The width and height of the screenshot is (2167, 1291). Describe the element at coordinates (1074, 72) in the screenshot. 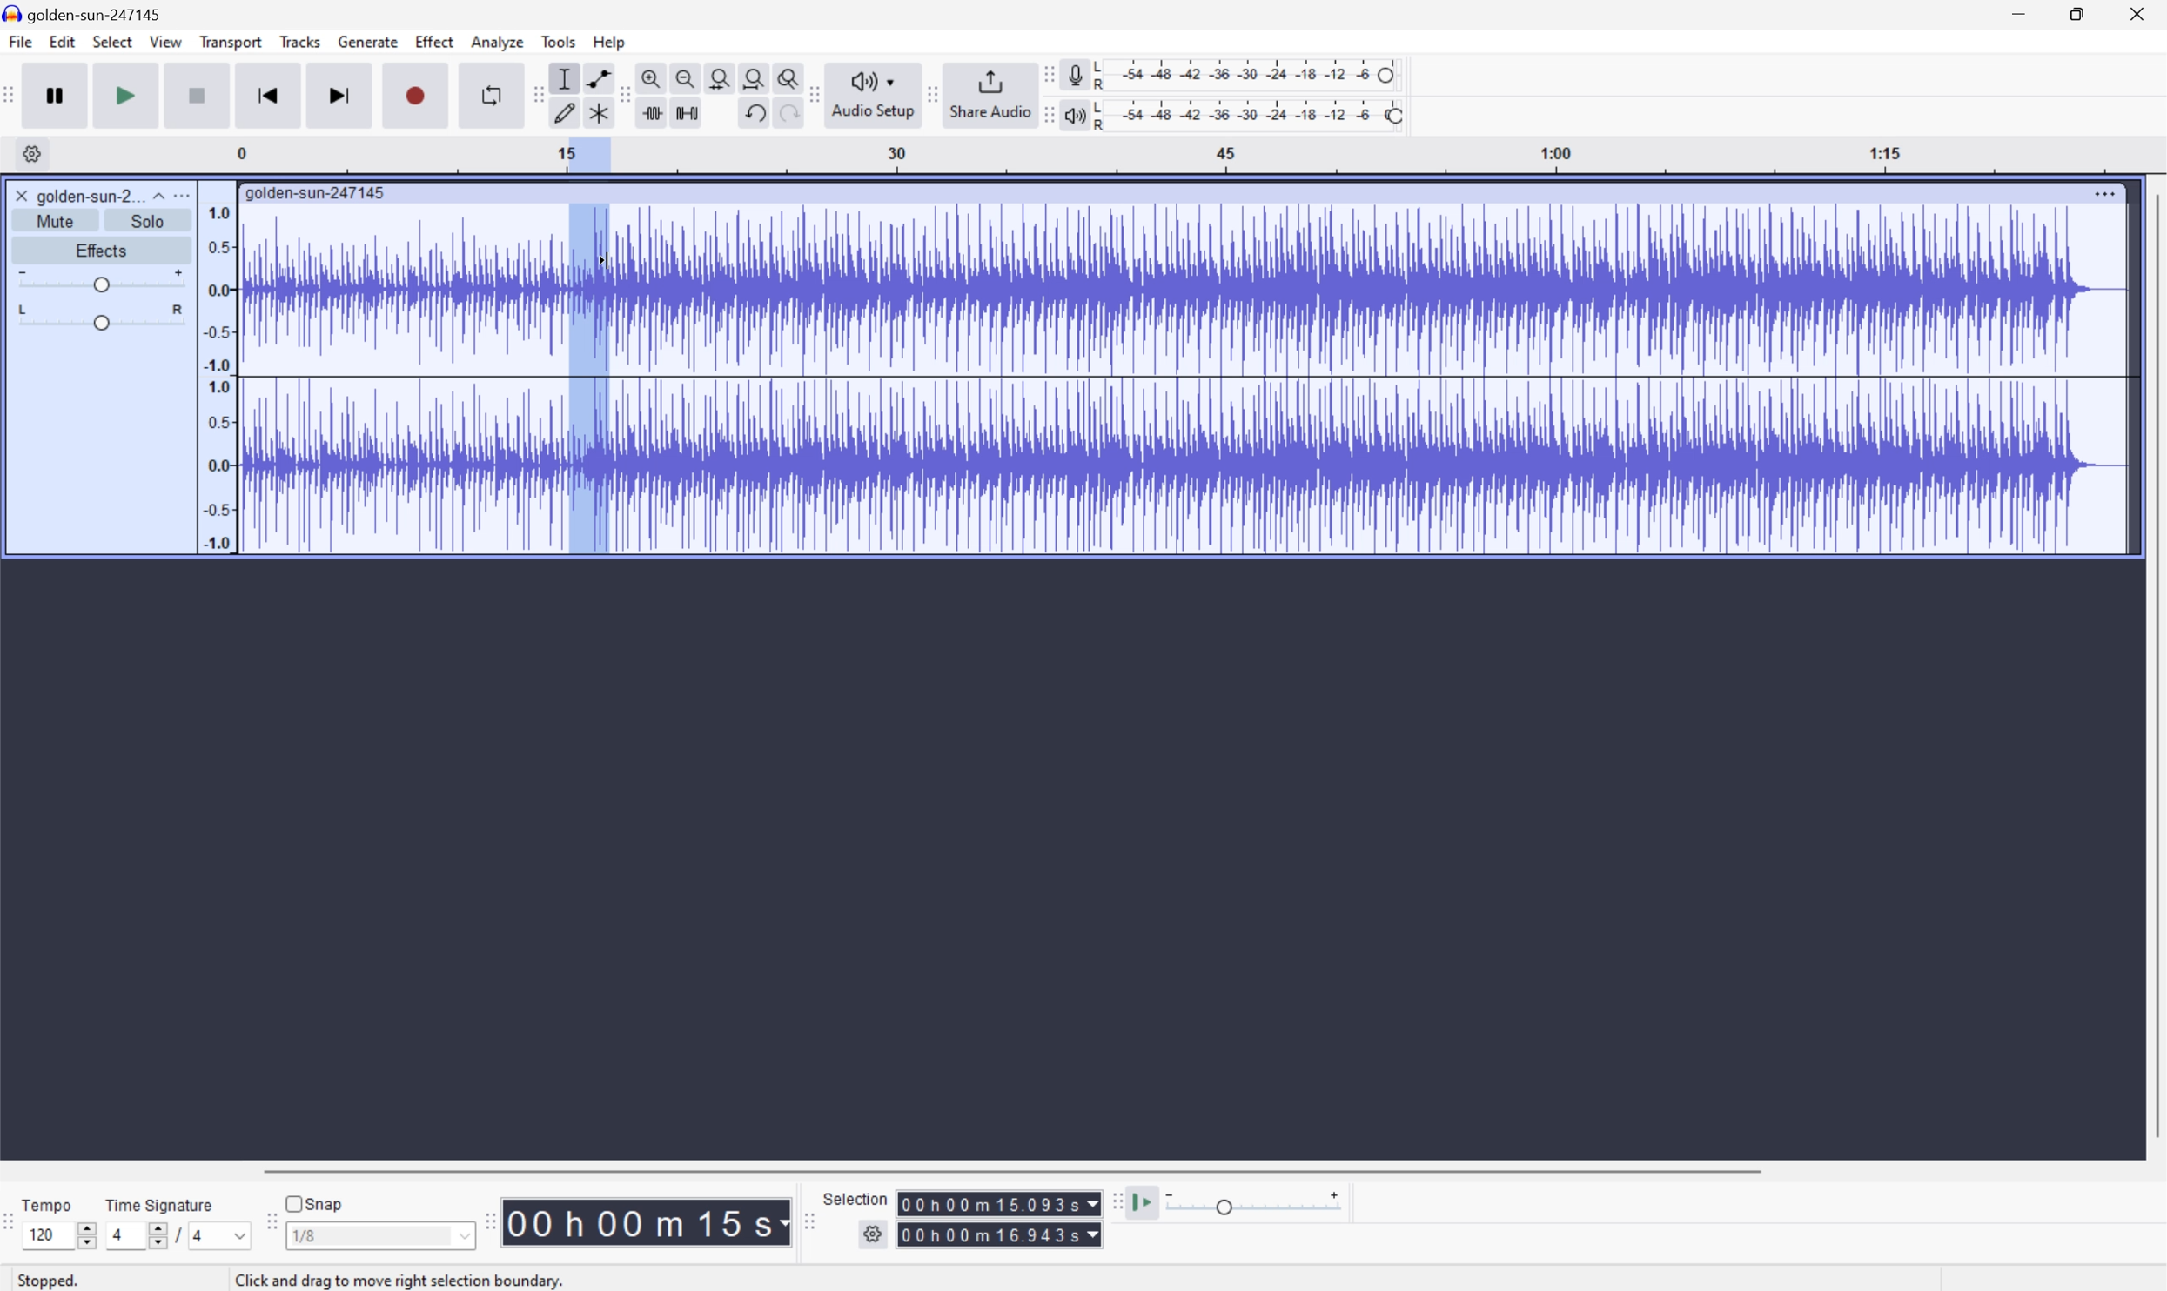

I see `Record Meter ` at that location.